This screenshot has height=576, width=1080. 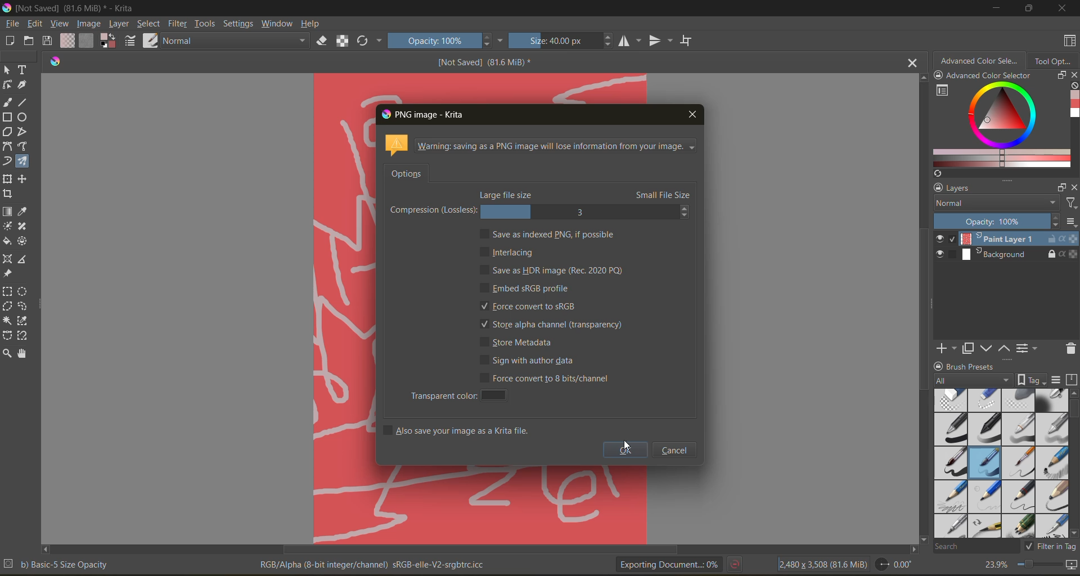 What do you see at coordinates (55, 60) in the screenshot?
I see `Software logo` at bounding box center [55, 60].